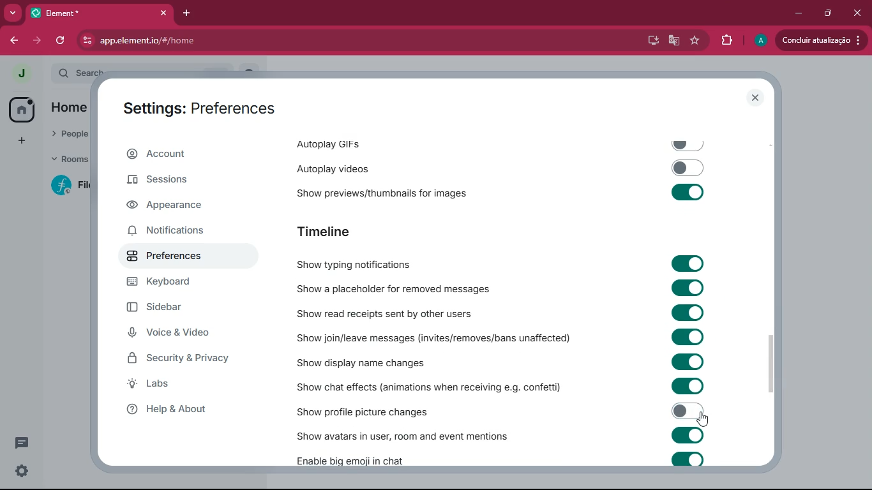  What do you see at coordinates (501, 386) in the screenshot?
I see `Show chat effects (animations when receiving e.g. confetti) ` at bounding box center [501, 386].